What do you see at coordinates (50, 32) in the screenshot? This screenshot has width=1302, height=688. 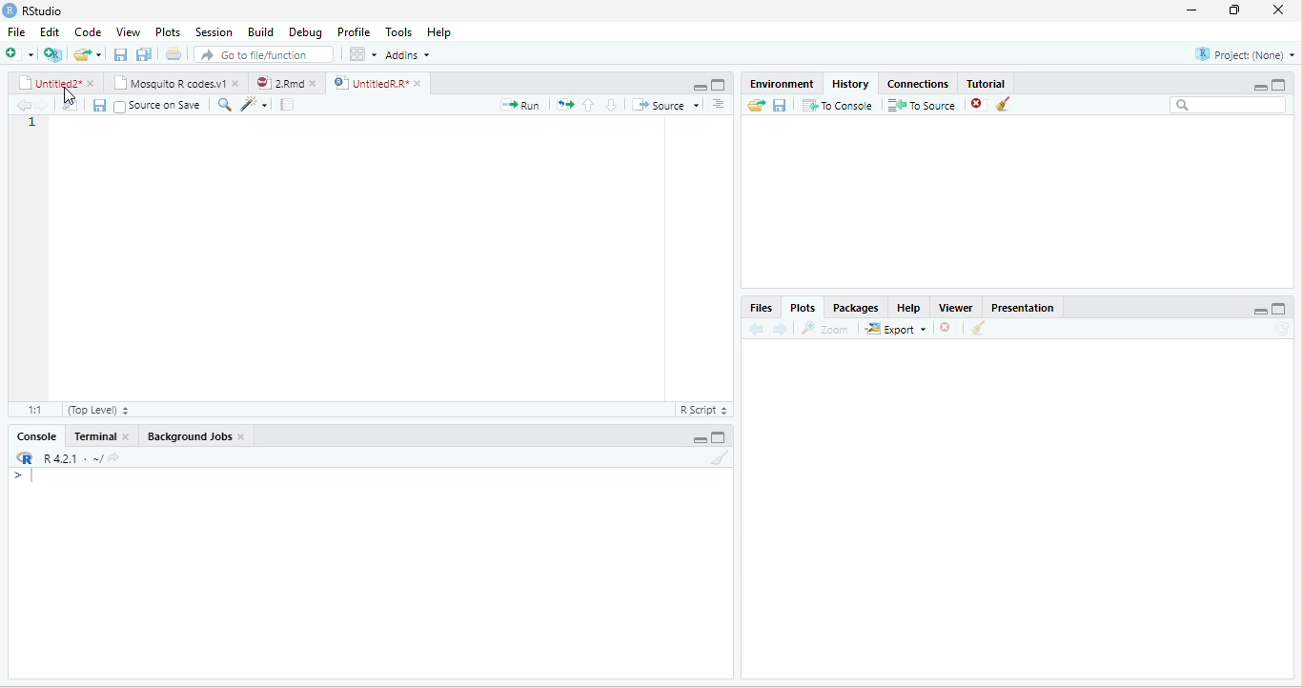 I see `edit` at bounding box center [50, 32].